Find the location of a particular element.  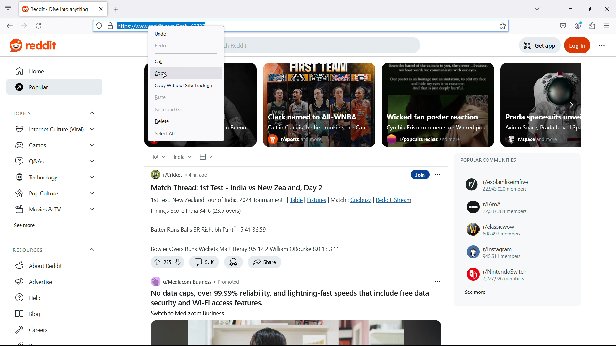

Website logo  is located at coordinates (31, 45).